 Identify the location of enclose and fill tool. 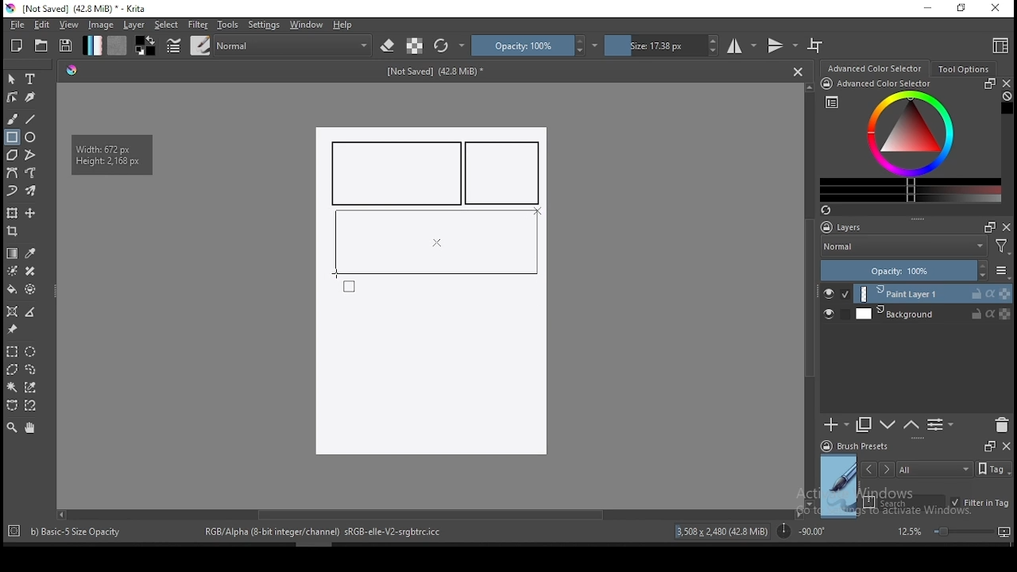
(30, 289).